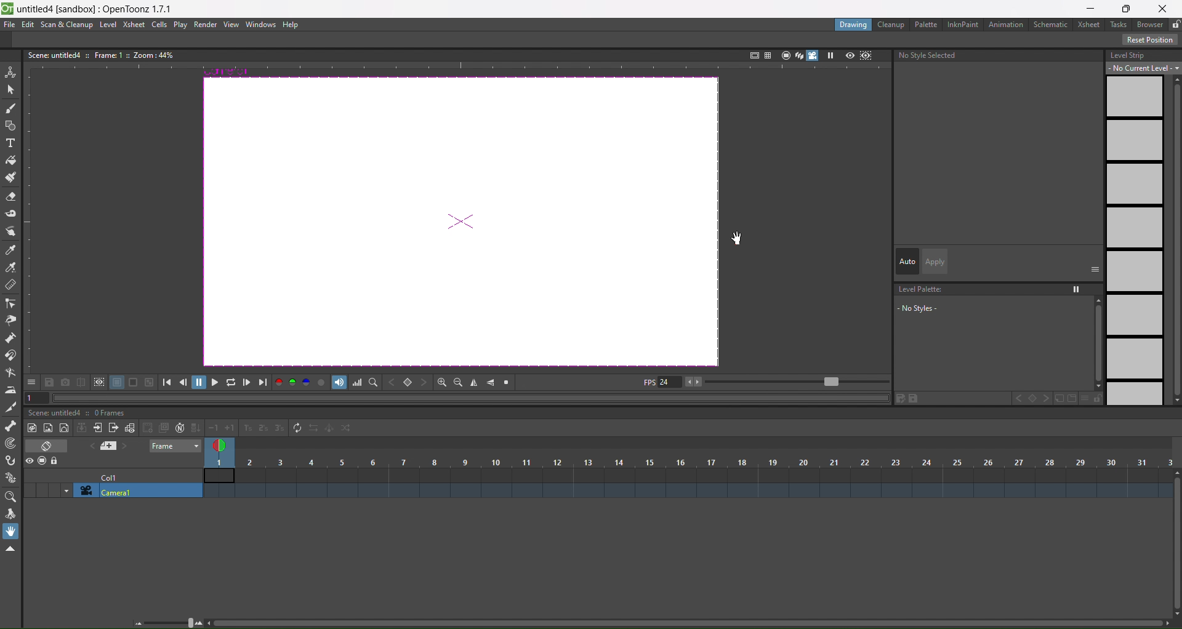 Image resolution: width=1182 pixels, height=629 pixels. What do you see at coordinates (10, 390) in the screenshot?
I see `iron tool` at bounding box center [10, 390].